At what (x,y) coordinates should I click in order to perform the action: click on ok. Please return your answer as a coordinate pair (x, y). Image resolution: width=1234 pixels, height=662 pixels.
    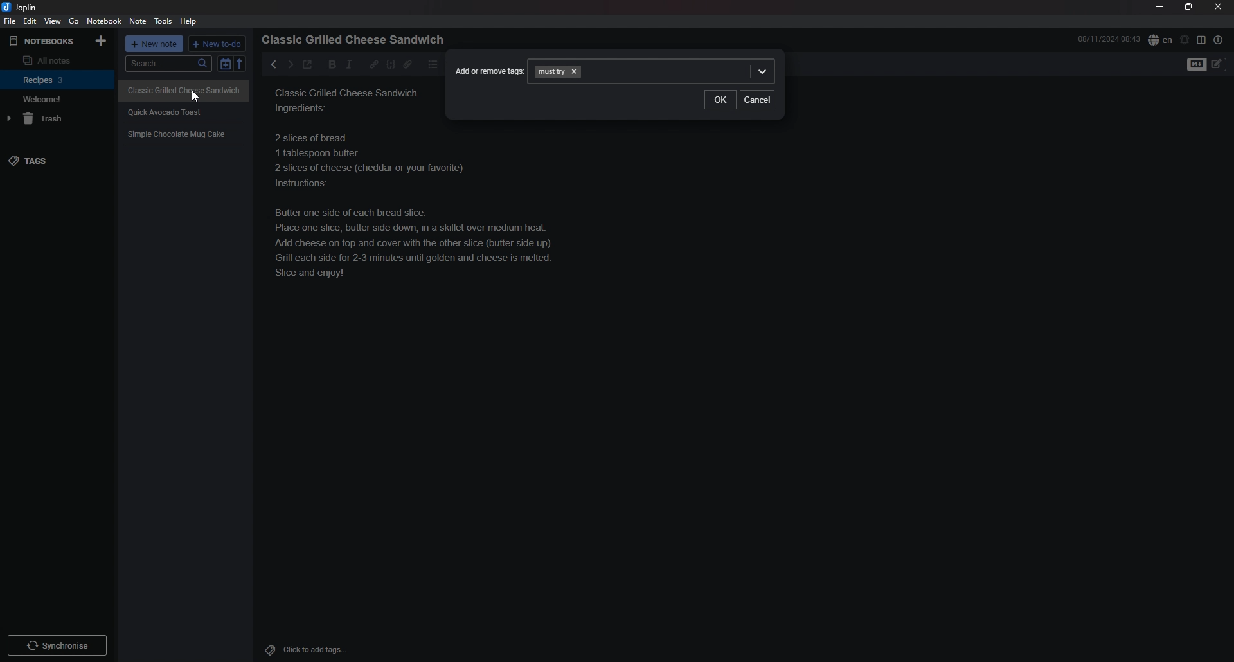
    Looking at the image, I should click on (719, 100).